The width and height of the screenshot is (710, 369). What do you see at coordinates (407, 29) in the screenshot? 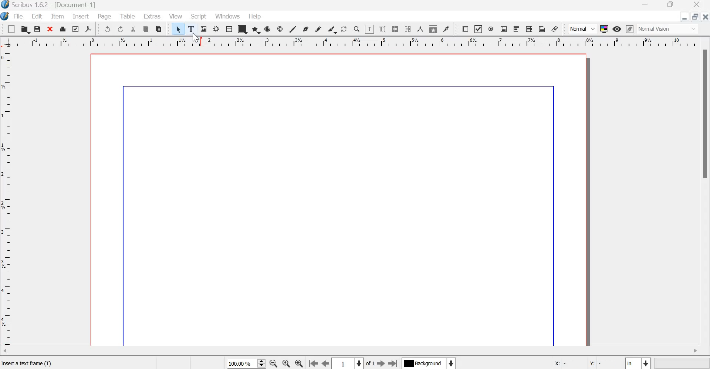
I see `unlink text frames` at bounding box center [407, 29].